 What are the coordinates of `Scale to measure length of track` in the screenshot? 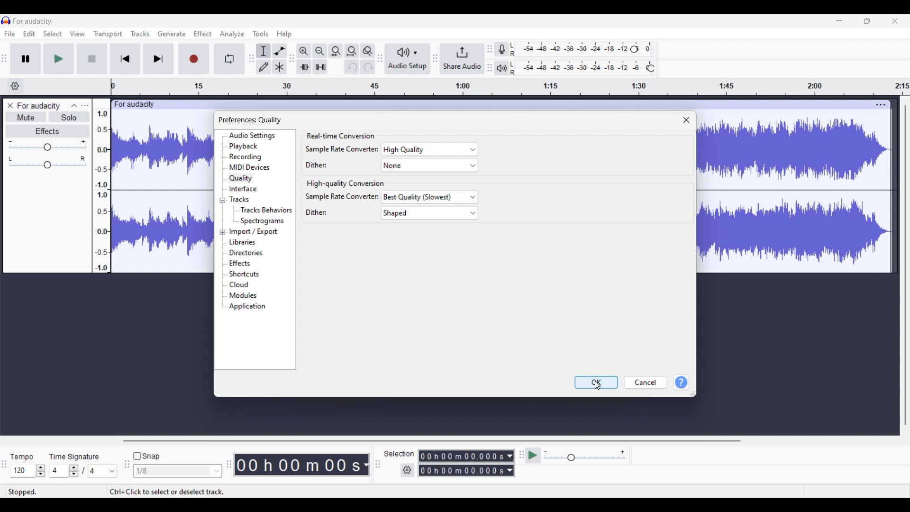 It's located at (510, 86).